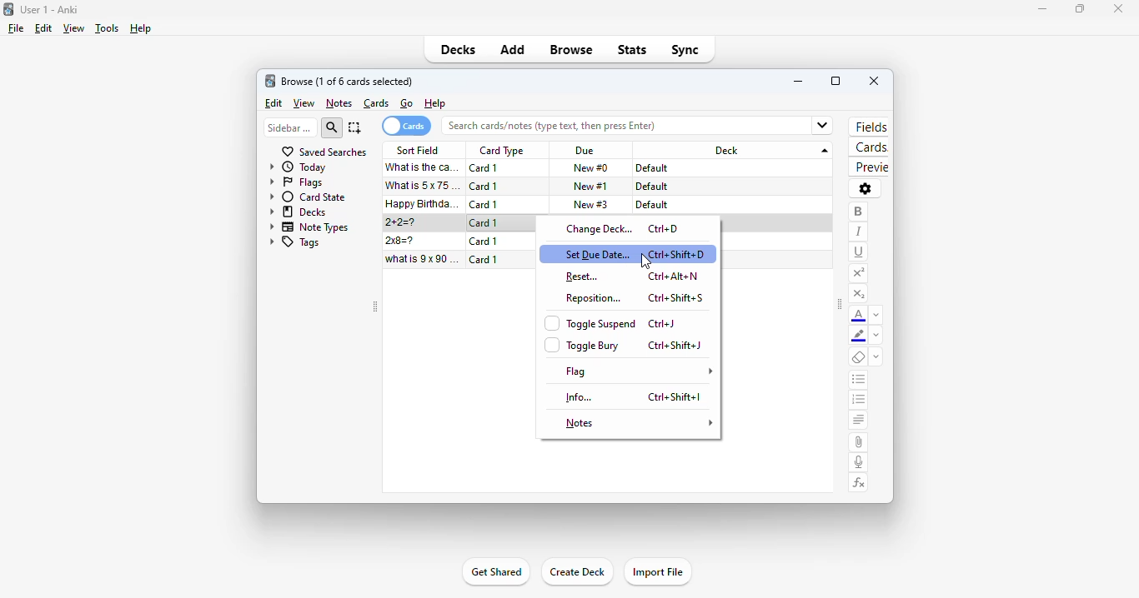  I want to click on toggle sidebar, so click(374, 307).